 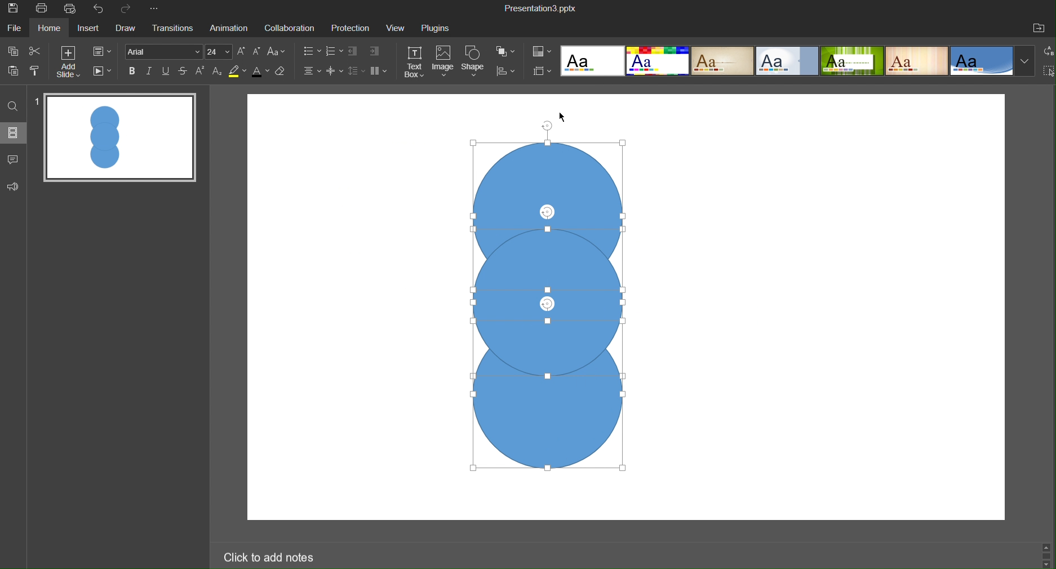 What do you see at coordinates (221, 51) in the screenshot?
I see `Font size` at bounding box center [221, 51].